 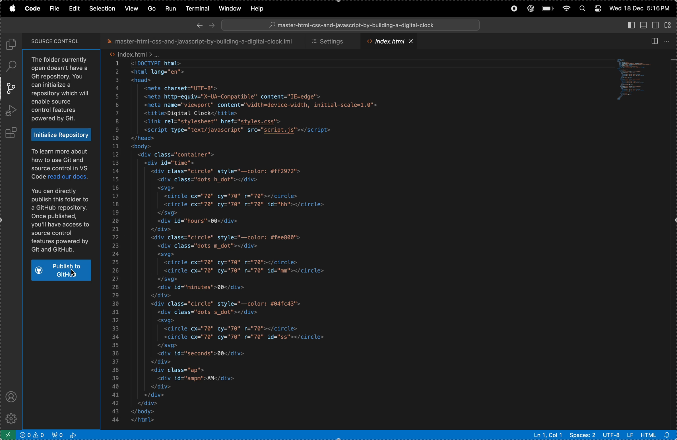 What do you see at coordinates (103, 8) in the screenshot?
I see `slection` at bounding box center [103, 8].